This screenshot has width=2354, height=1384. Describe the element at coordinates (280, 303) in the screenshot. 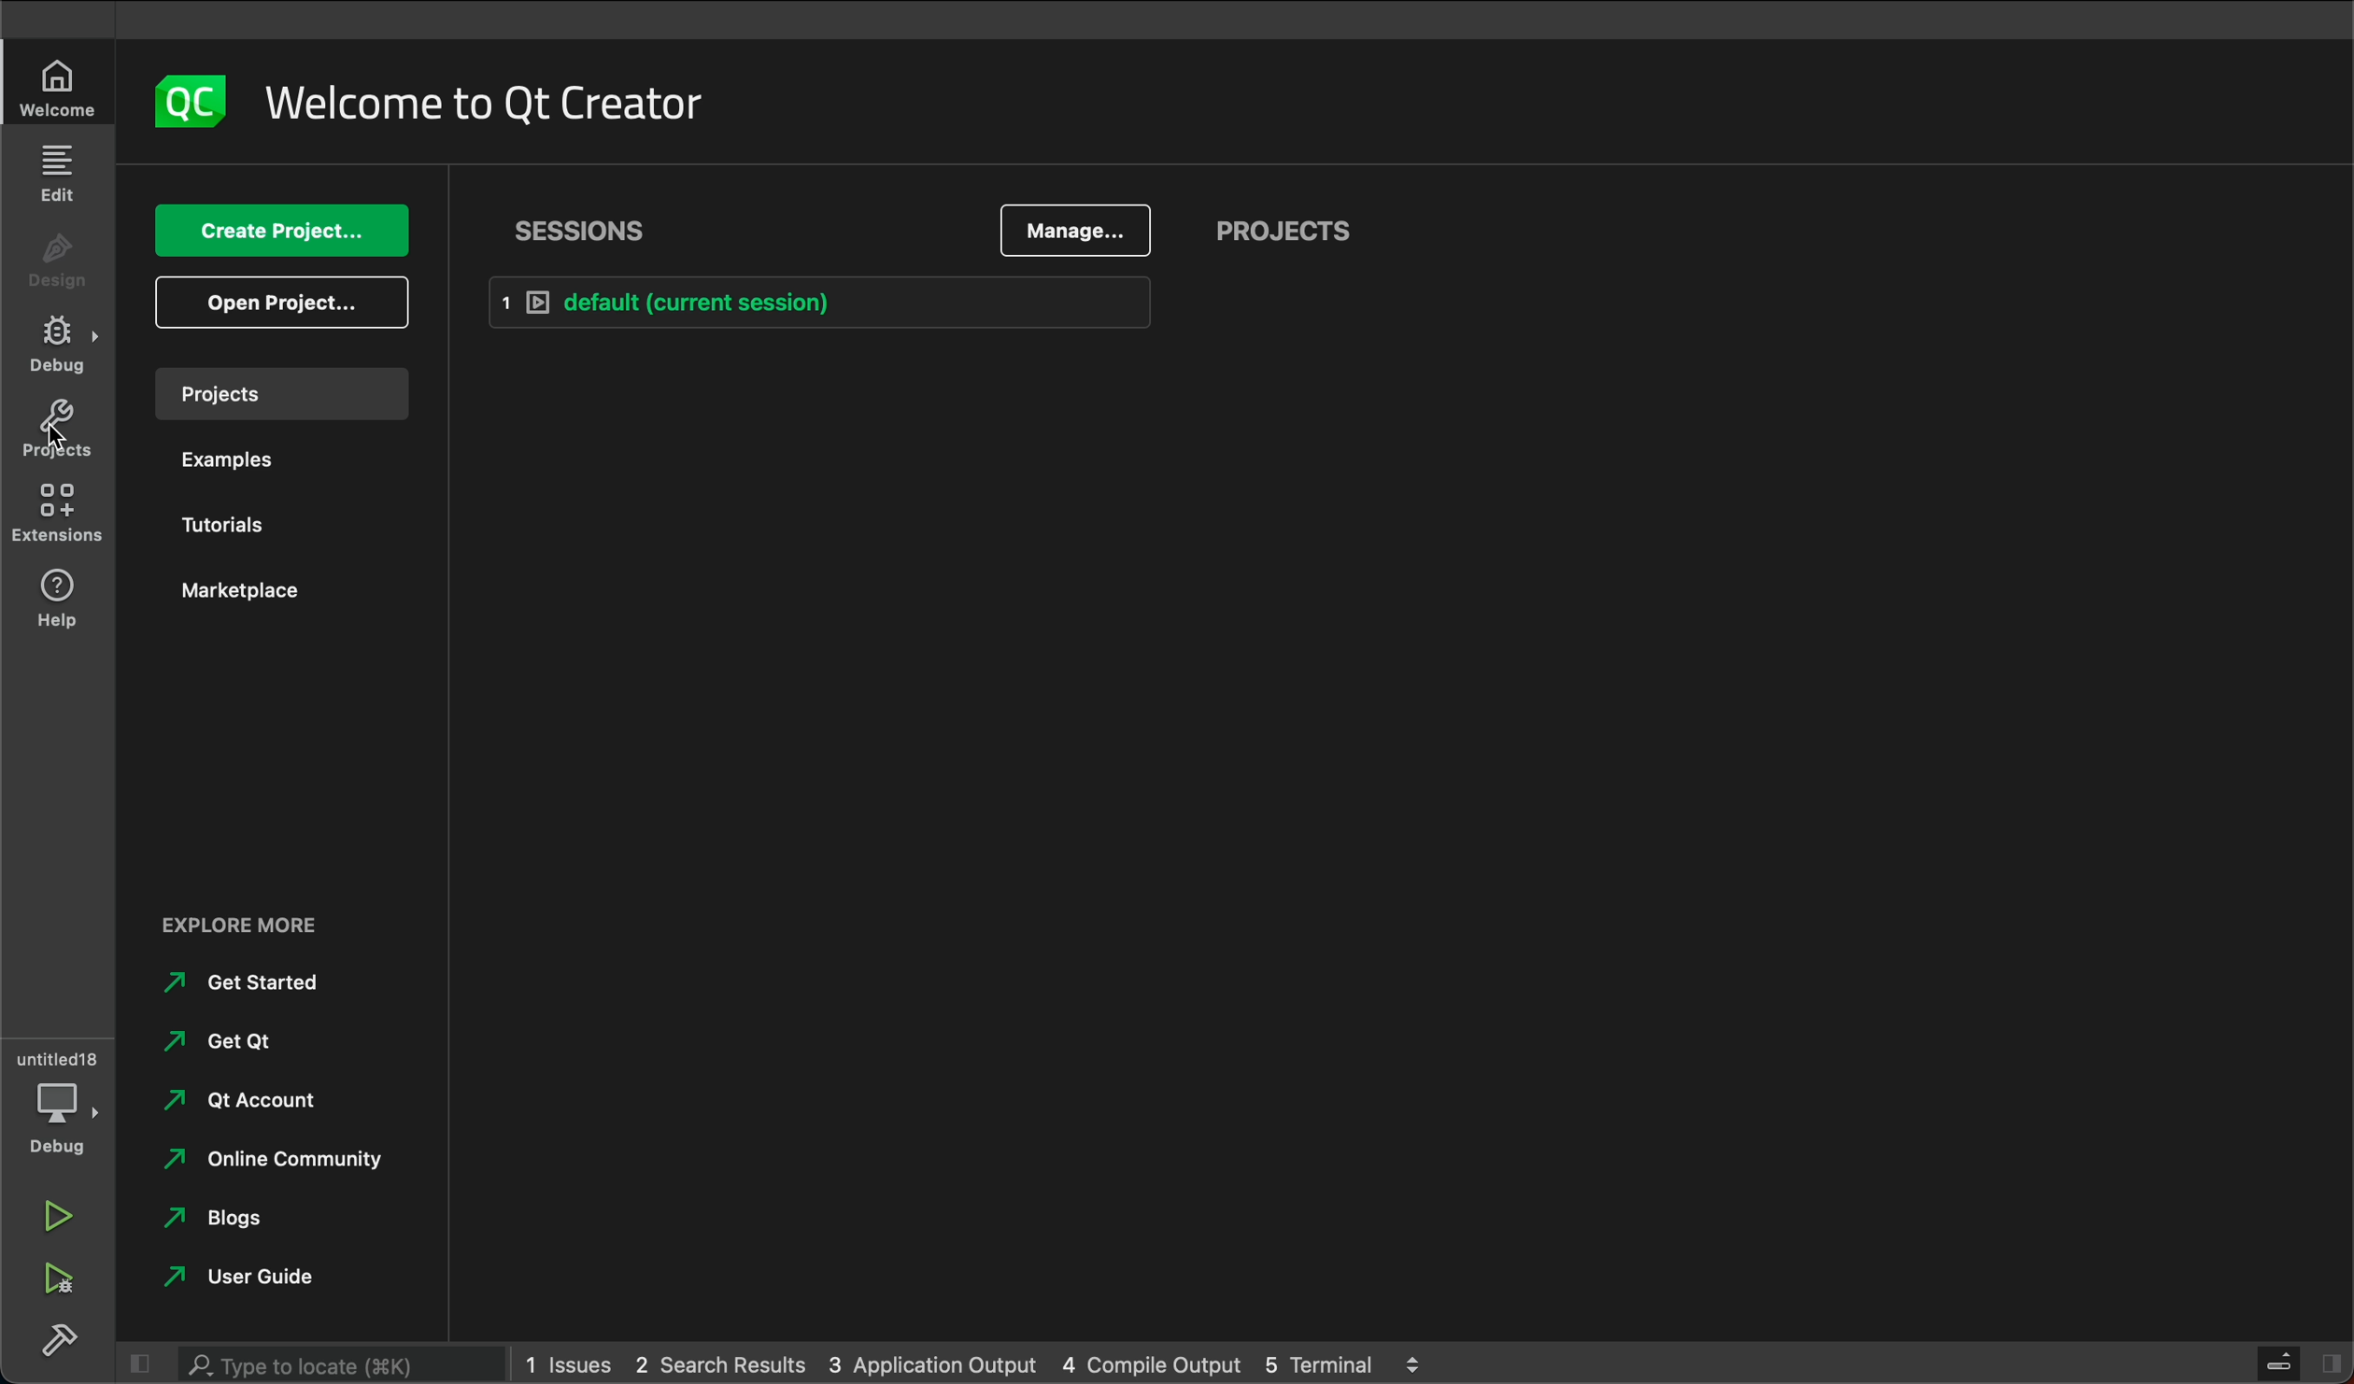

I see `open project` at that location.